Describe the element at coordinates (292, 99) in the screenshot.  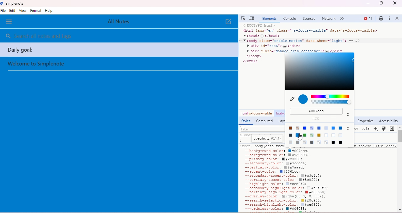
I see `pick color` at that location.